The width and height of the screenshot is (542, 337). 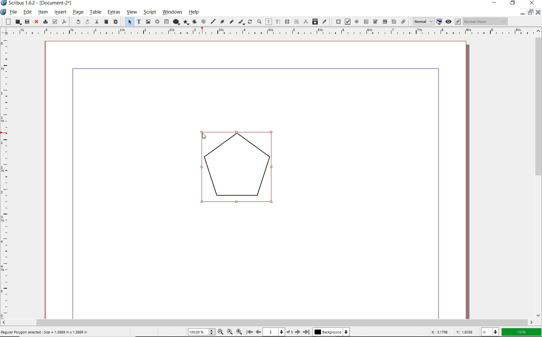 I want to click on preflight verifier, so click(x=55, y=21).